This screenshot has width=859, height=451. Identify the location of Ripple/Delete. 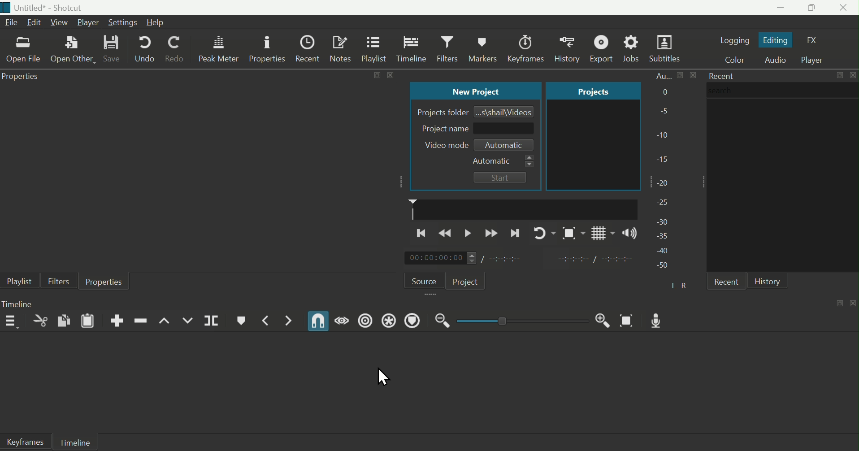
(141, 320).